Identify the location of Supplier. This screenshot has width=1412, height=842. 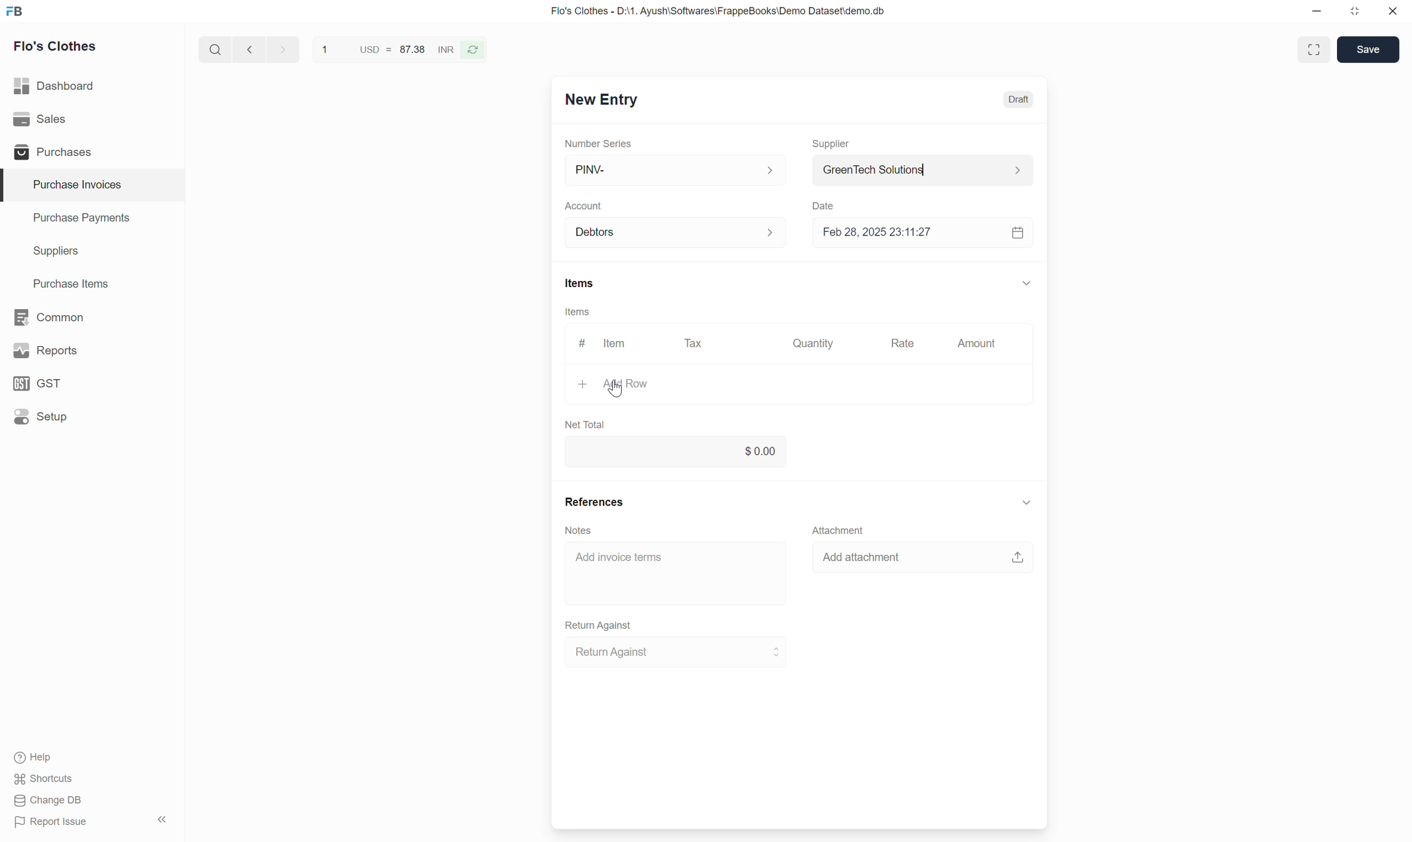
(832, 144).